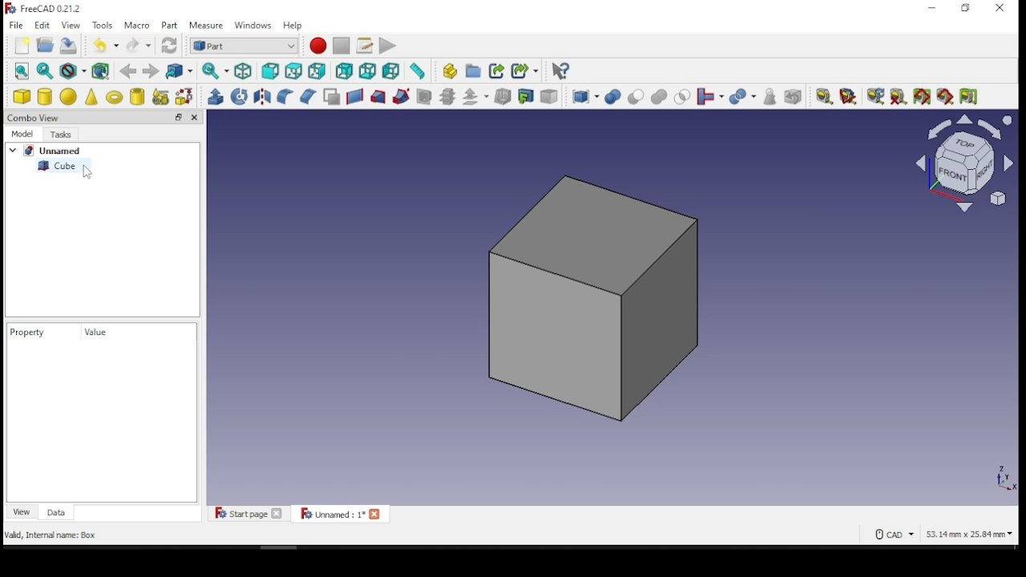 The height and width of the screenshot is (577, 1026). Describe the element at coordinates (794, 97) in the screenshot. I see `defeaturing` at that location.